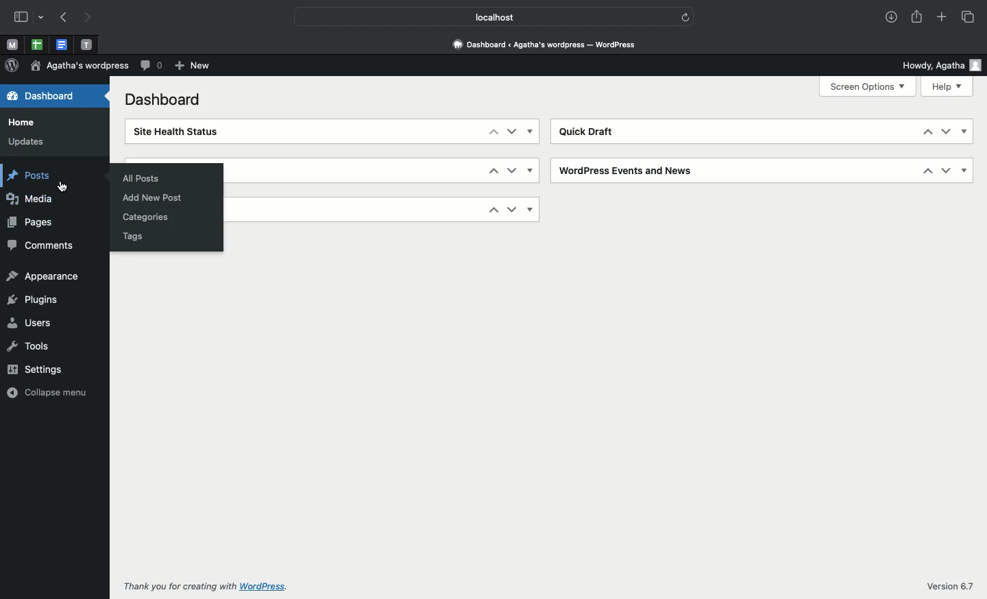 This screenshot has width=987, height=599. Describe the element at coordinates (25, 141) in the screenshot. I see `Updates` at that location.